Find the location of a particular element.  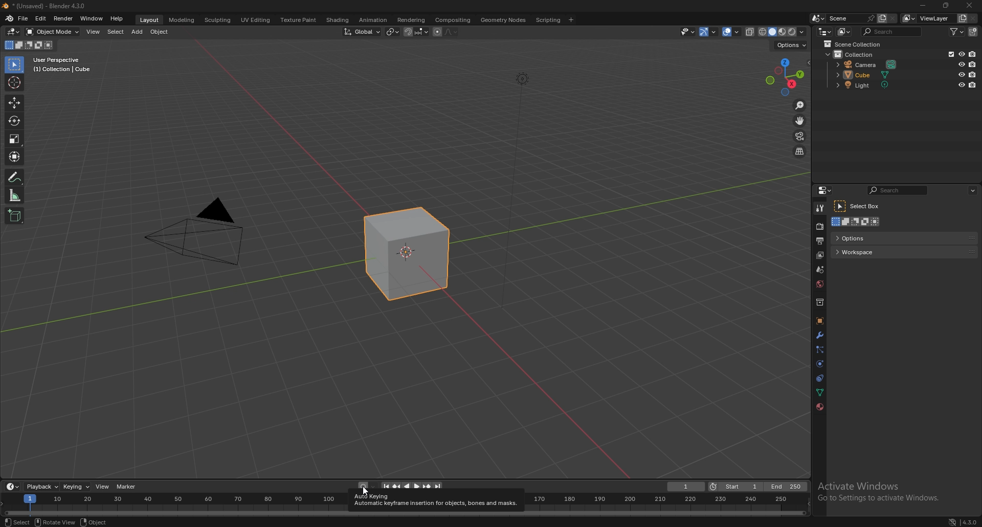

add scene is located at coordinates (882, 18).